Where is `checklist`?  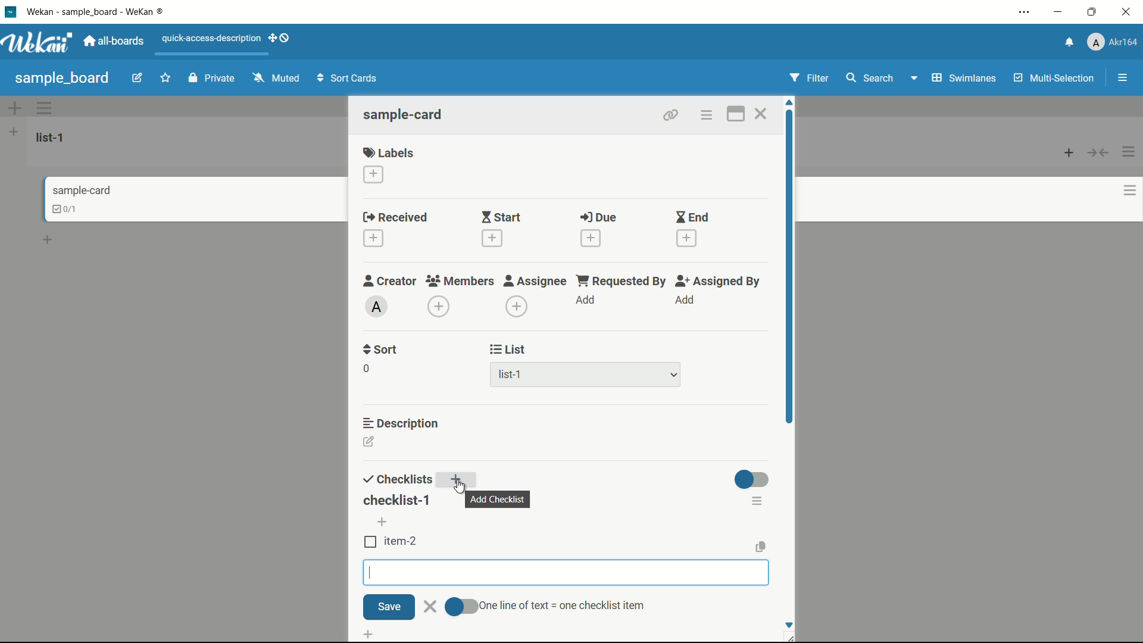 checklist is located at coordinates (396, 480).